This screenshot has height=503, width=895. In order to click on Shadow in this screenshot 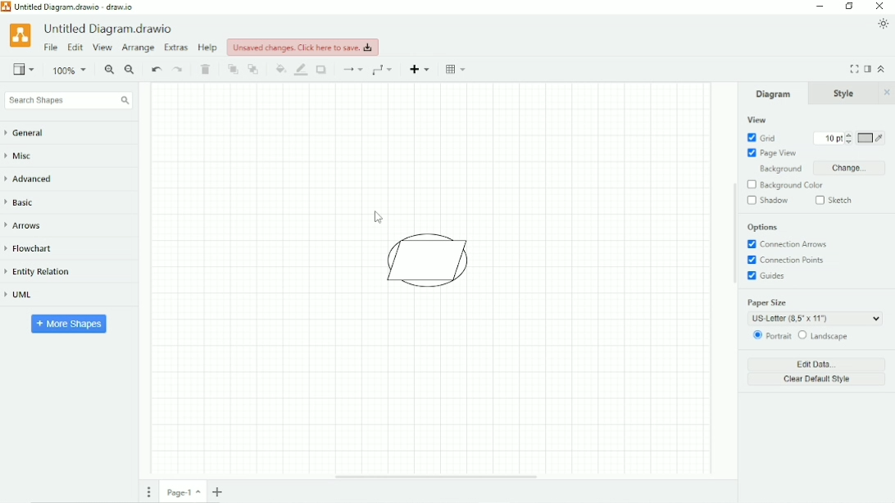, I will do `click(323, 70)`.